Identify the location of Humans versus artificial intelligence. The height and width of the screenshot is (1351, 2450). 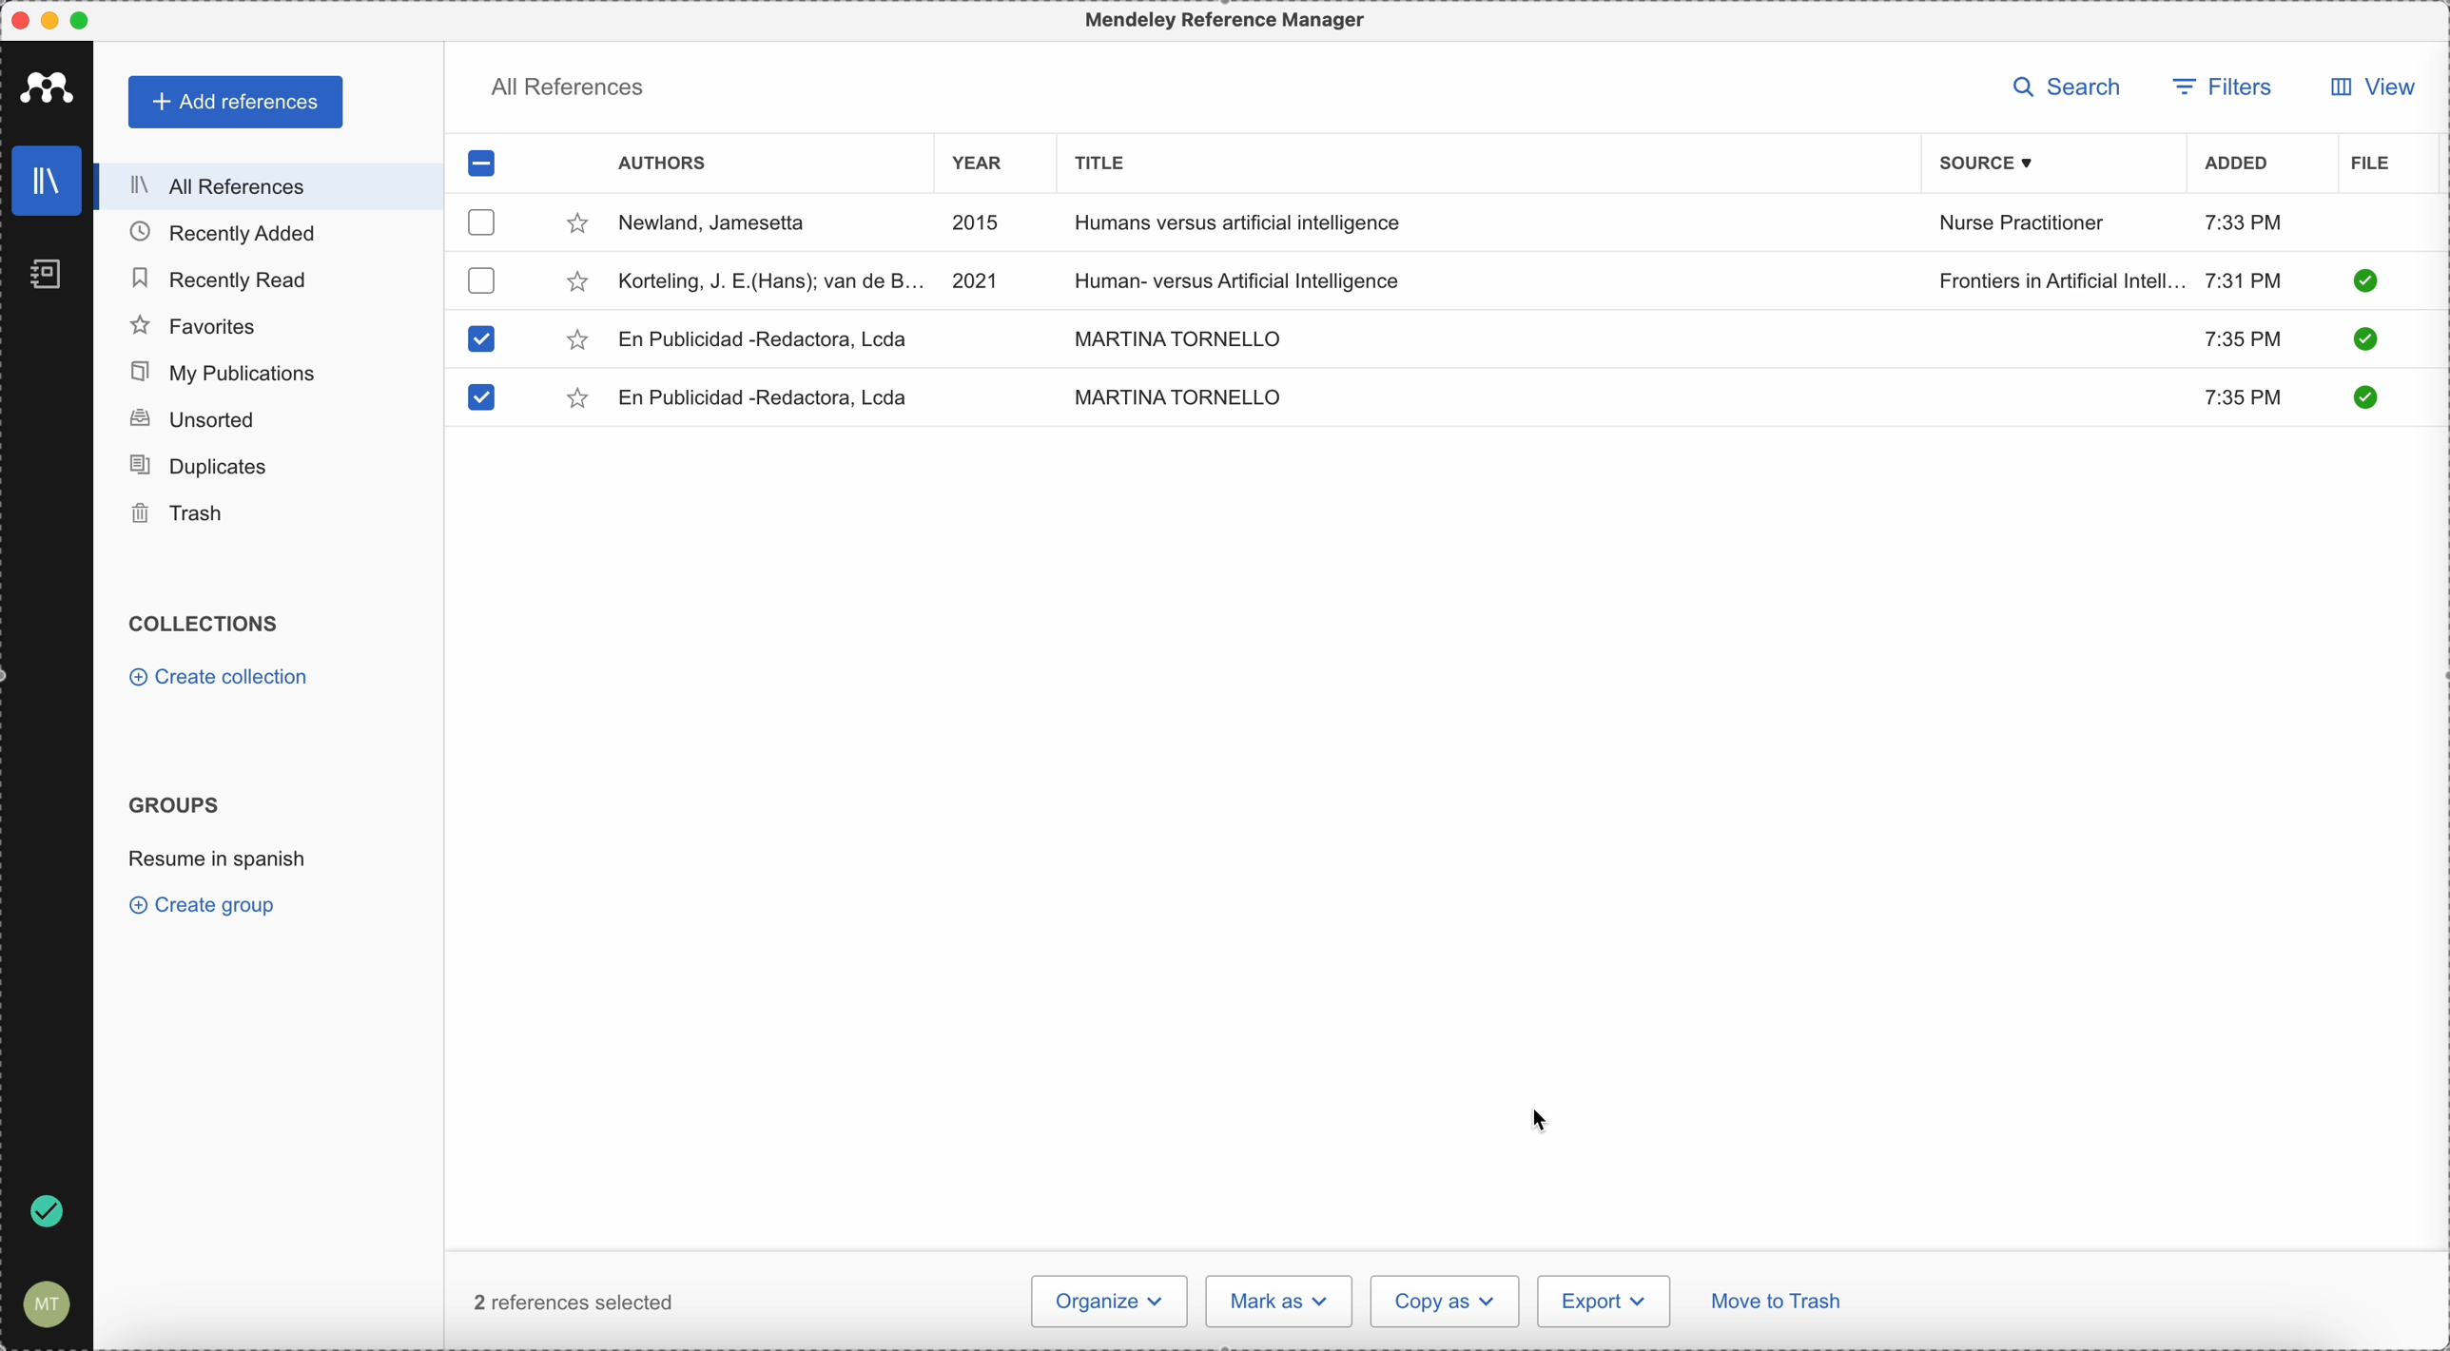
(1239, 225).